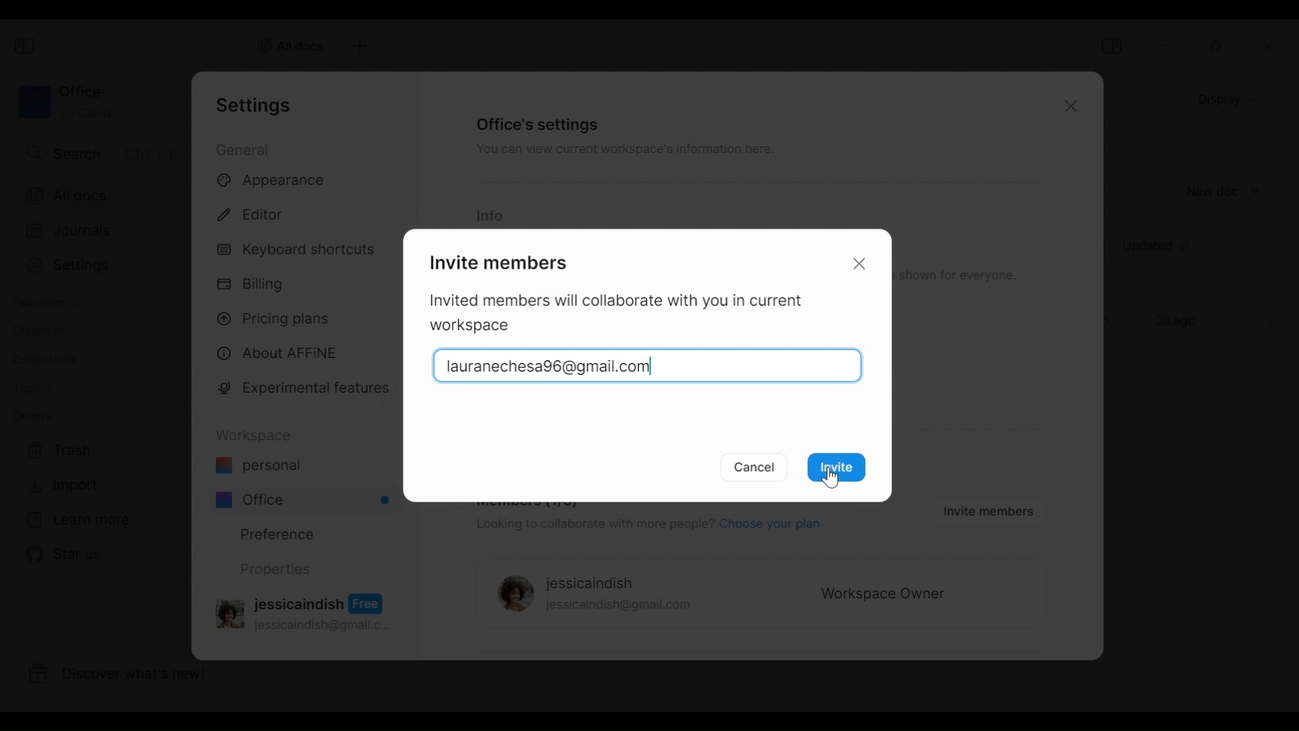 This screenshot has height=731, width=1299. I want to click on Star us, so click(62, 554).